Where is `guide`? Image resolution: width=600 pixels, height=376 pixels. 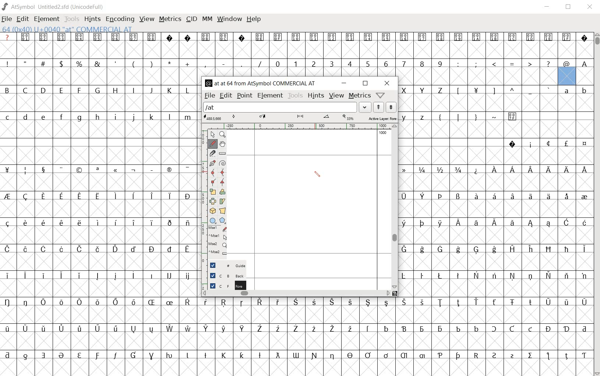 guide is located at coordinates (234, 266).